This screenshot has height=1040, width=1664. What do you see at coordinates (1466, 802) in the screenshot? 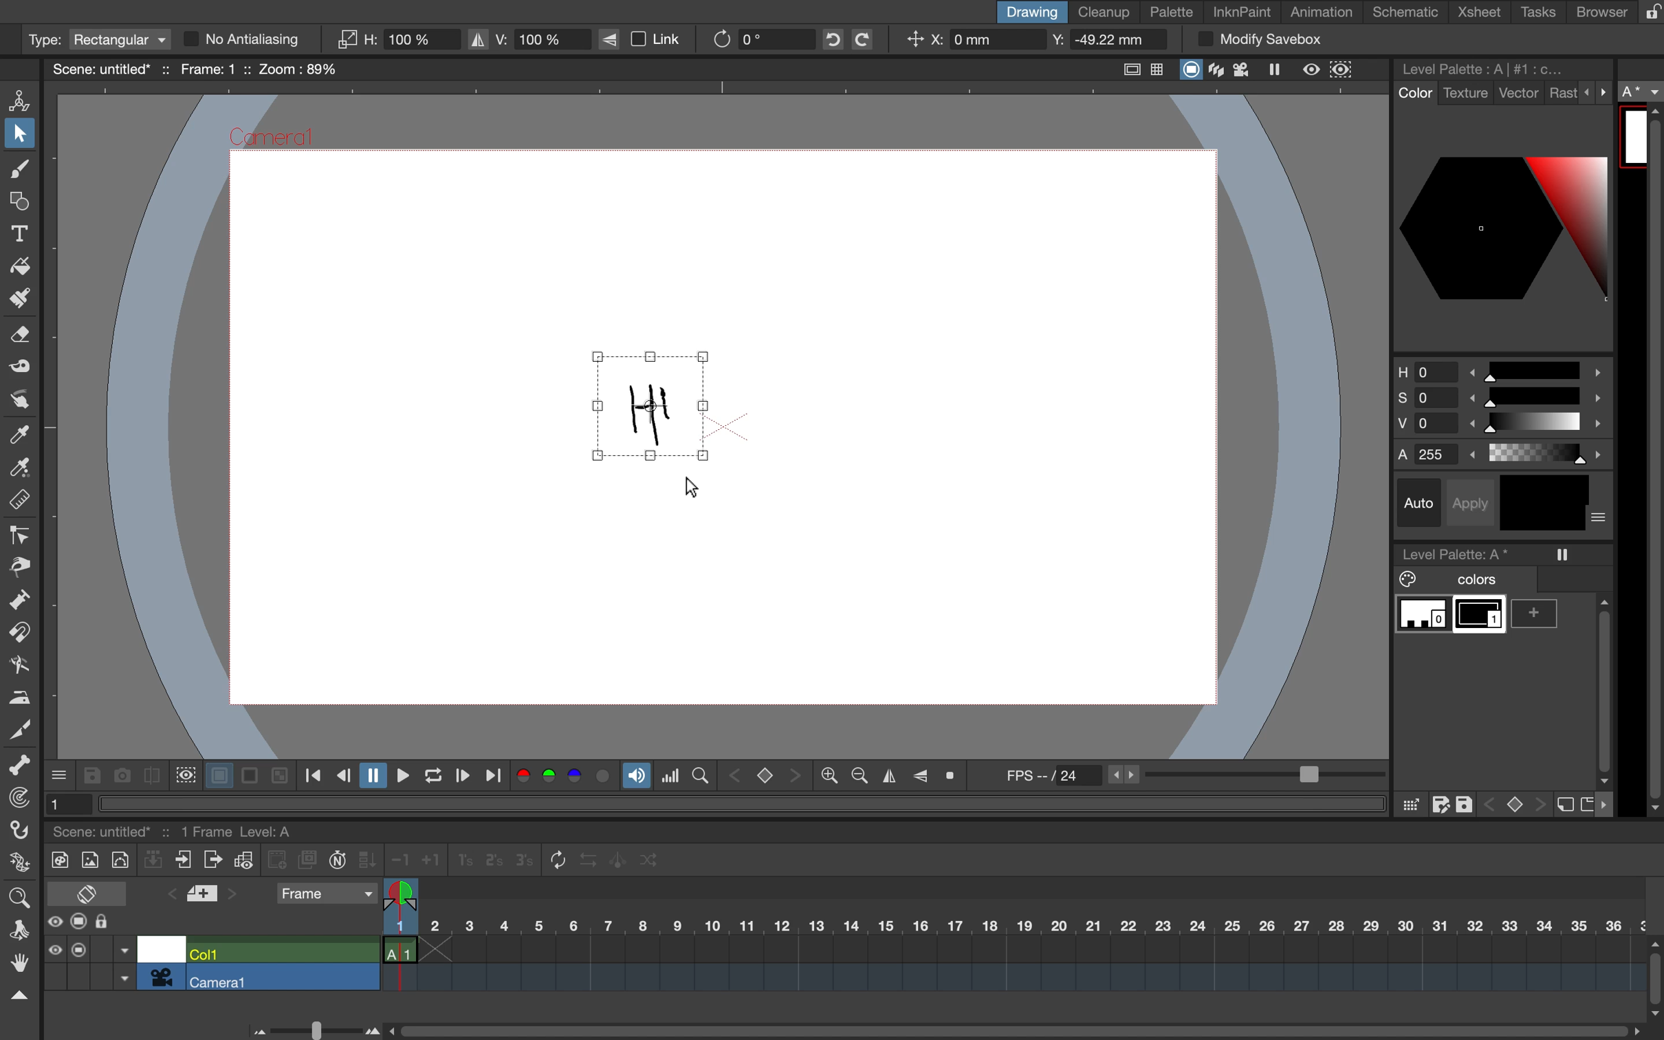
I see `save` at bounding box center [1466, 802].